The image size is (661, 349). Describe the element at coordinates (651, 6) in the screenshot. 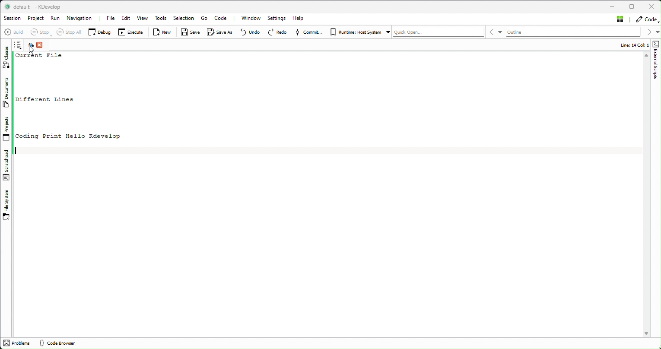

I see `Close` at that location.